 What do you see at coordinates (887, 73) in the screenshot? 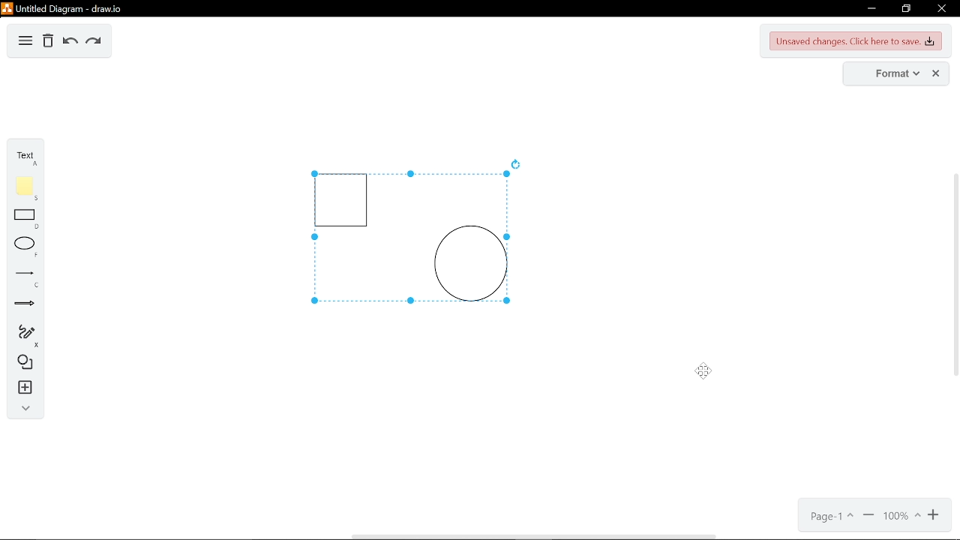
I see `format` at bounding box center [887, 73].